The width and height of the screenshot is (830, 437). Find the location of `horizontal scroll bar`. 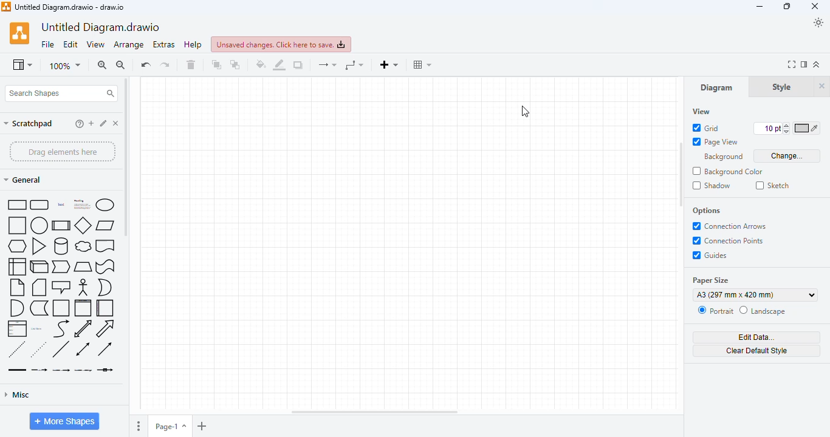

horizontal scroll bar is located at coordinates (374, 412).